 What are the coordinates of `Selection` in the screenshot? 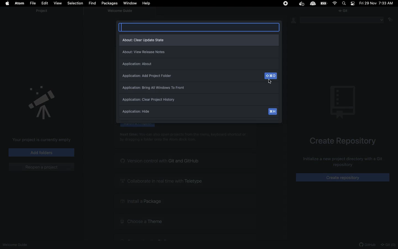 It's located at (74, 3).